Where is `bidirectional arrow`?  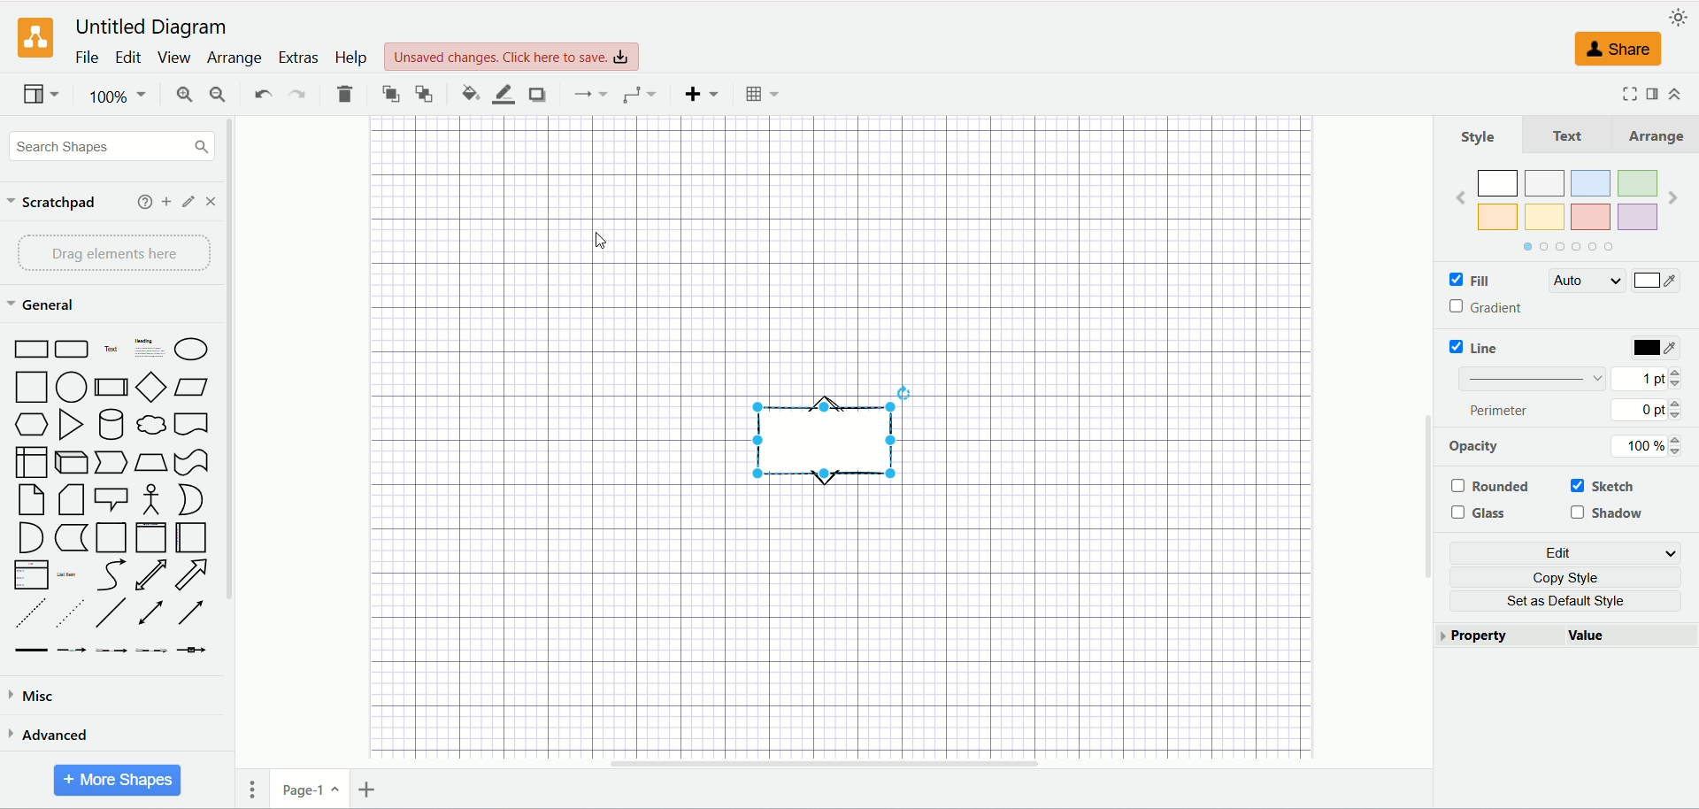
bidirectional arrow is located at coordinates (155, 611).